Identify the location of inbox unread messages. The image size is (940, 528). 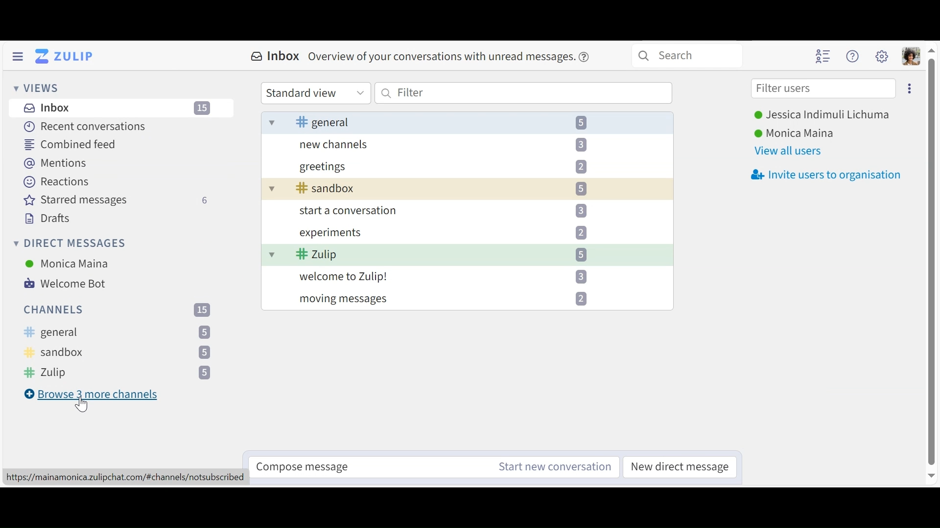
(474, 146).